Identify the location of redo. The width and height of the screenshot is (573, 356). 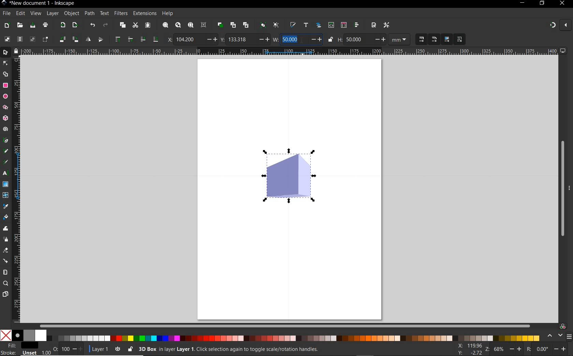
(106, 25).